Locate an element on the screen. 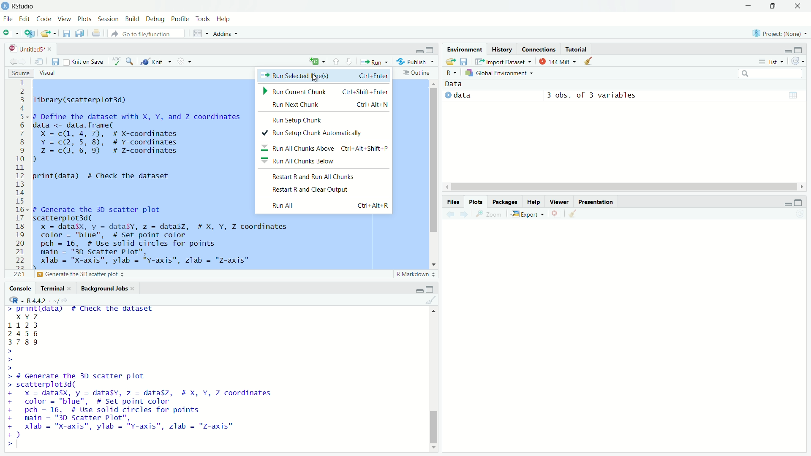 Image resolution: width=811 pixels, height=456 pixels. spell check is located at coordinates (116, 62).